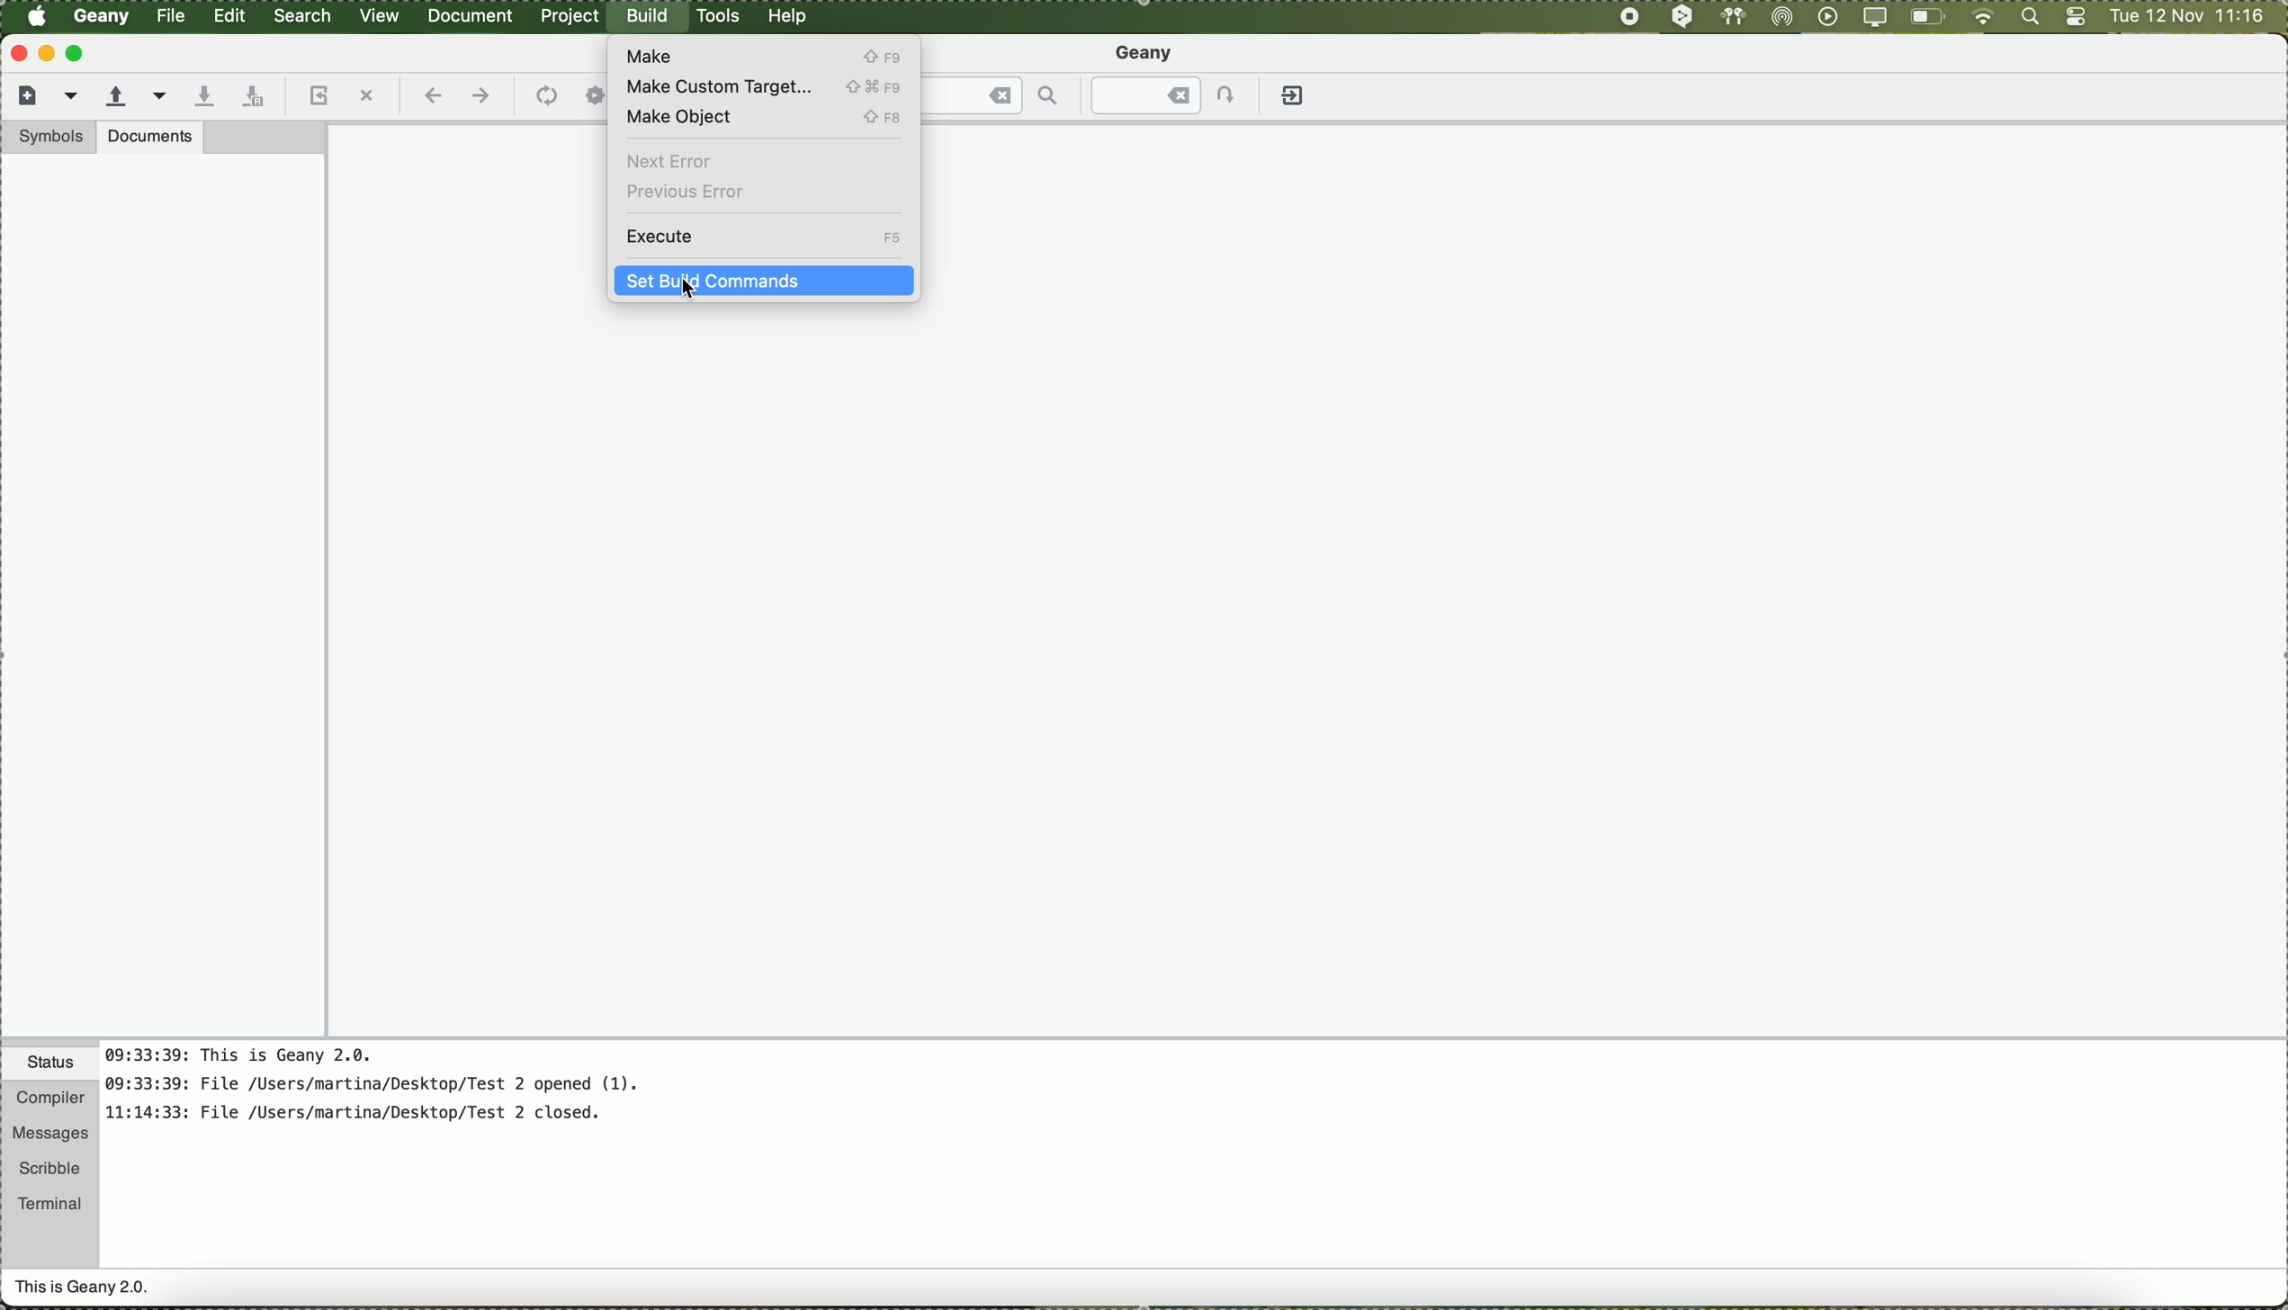 The width and height of the screenshot is (2288, 1310). What do you see at coordinates (150, 136) in the screenshot?
I see `documents` at bounding box center [150, 136].